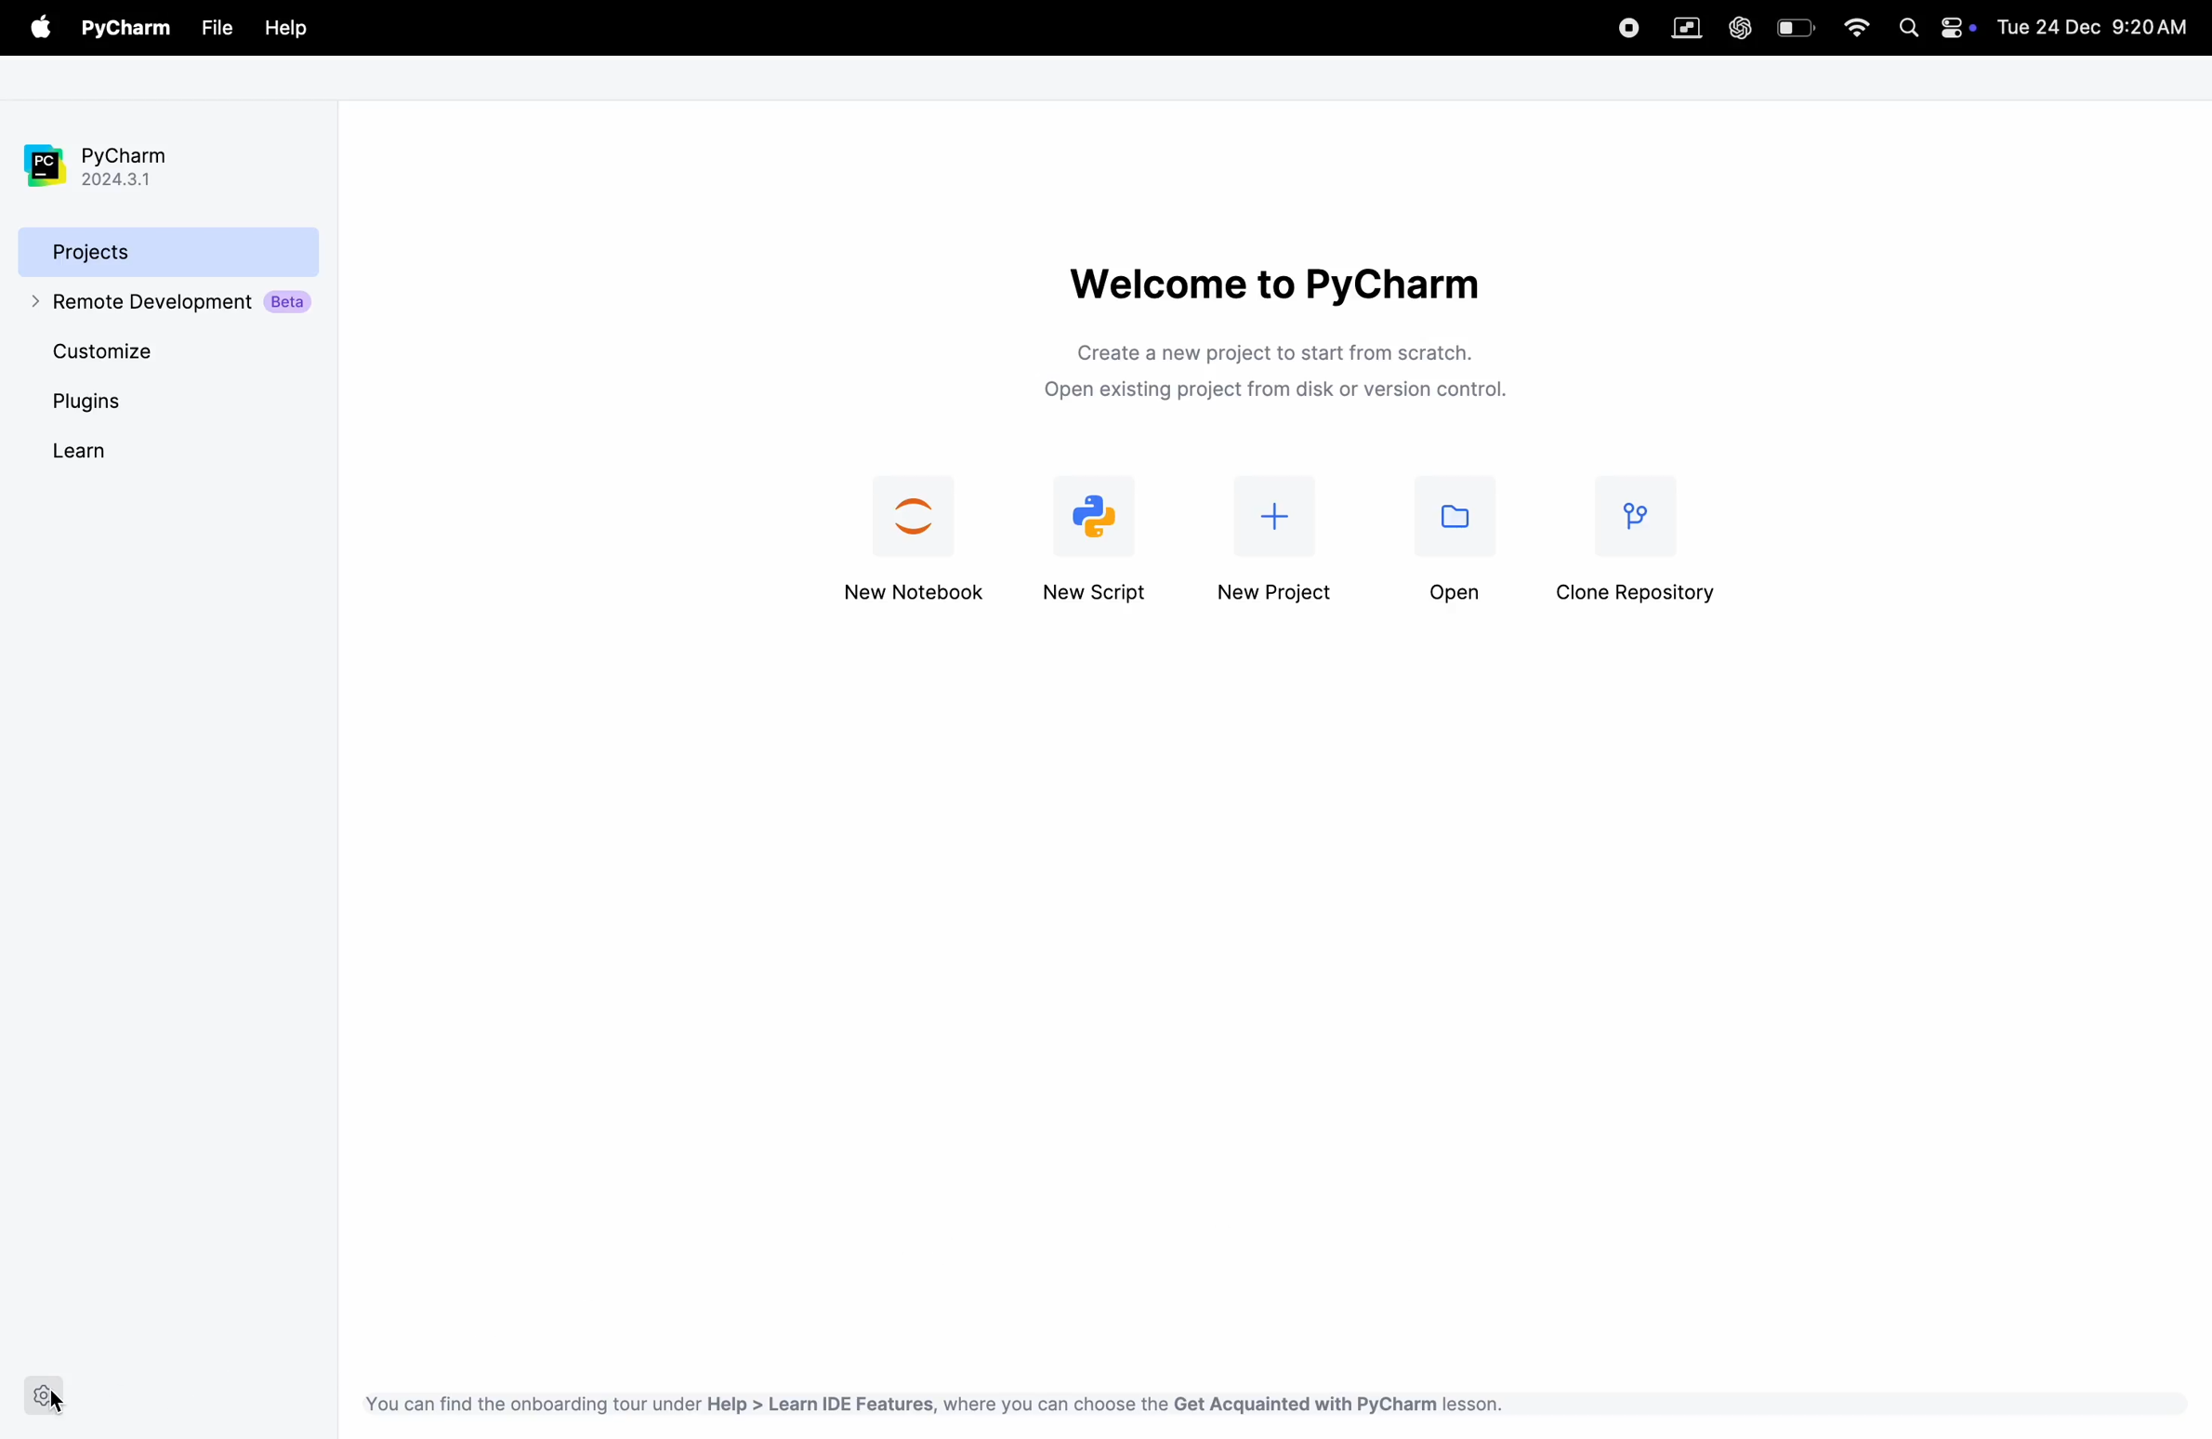 The image size is (2212, 1439). I want to click on spotlight search, so click(1908, 30).